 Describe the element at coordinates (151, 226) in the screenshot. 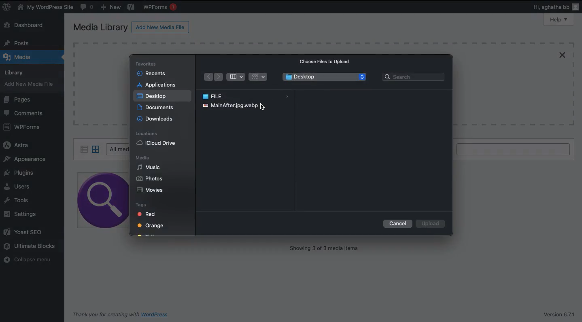

I see `Orange` at that location.